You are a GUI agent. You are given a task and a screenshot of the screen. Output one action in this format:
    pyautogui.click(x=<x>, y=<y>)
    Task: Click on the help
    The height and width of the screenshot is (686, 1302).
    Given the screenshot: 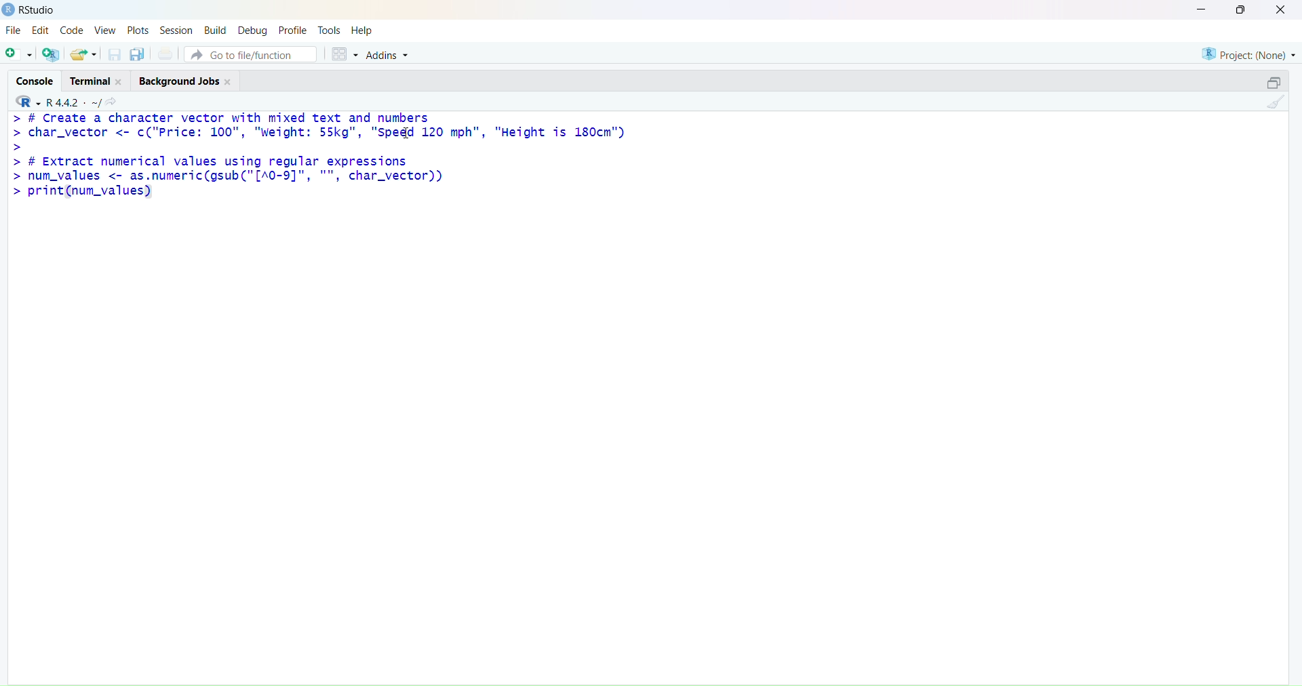 What is the action you would take?
    pyautogui.click(x=361, y=31)
    